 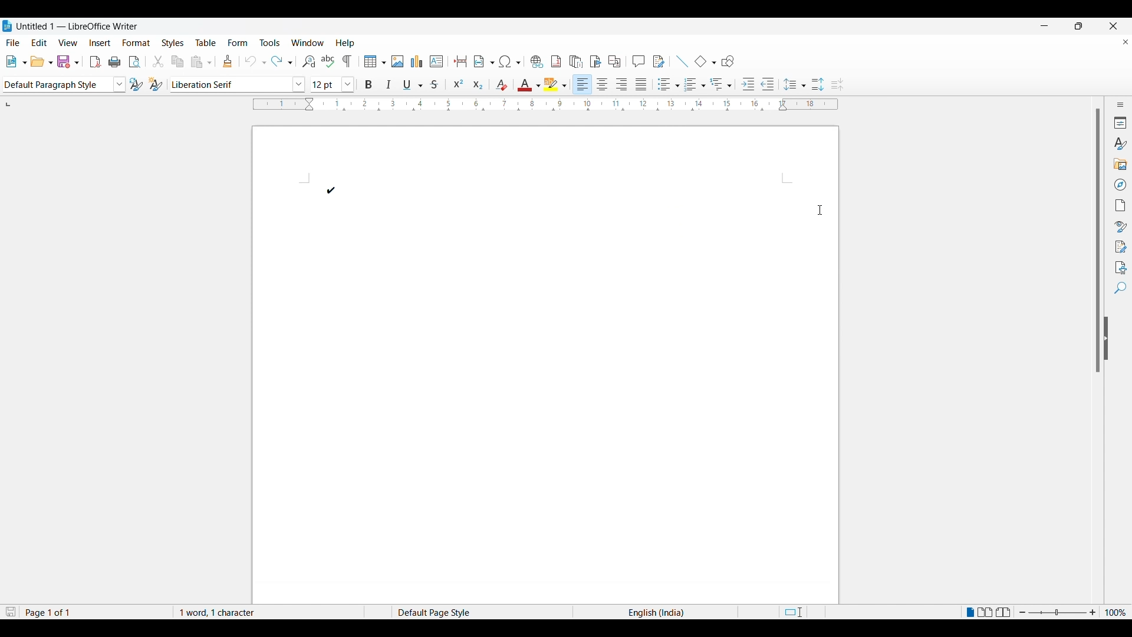 What do you see at coordinates (771, 82) in the screenshot?
I see `Decrease indent` at bounding box center [771, 82].